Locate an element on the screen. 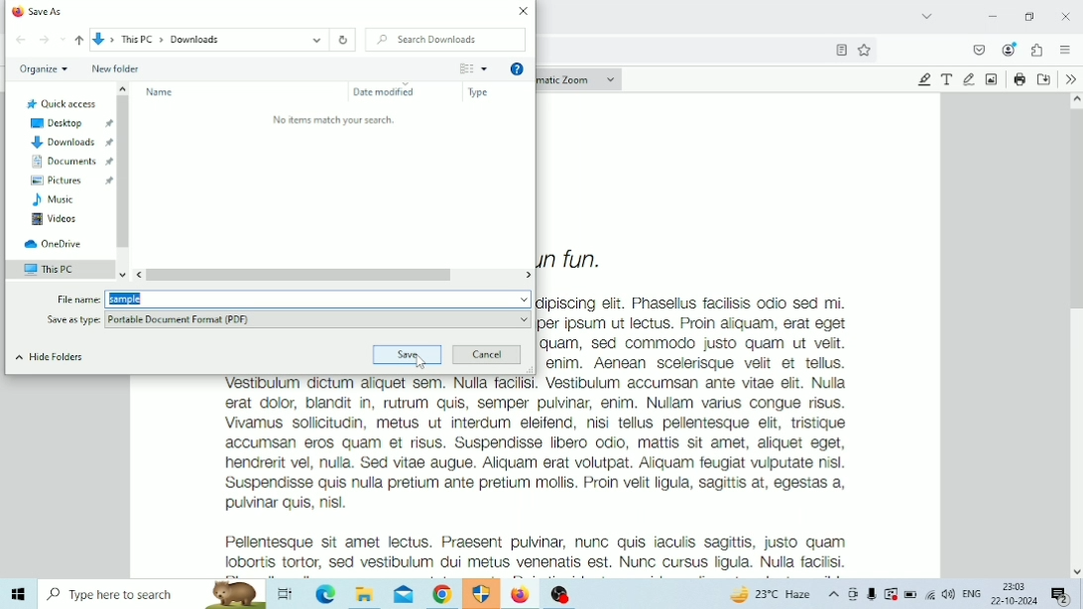 This screenshot has width=1083, height=609. Desktop is located at coordinates (65, 122).